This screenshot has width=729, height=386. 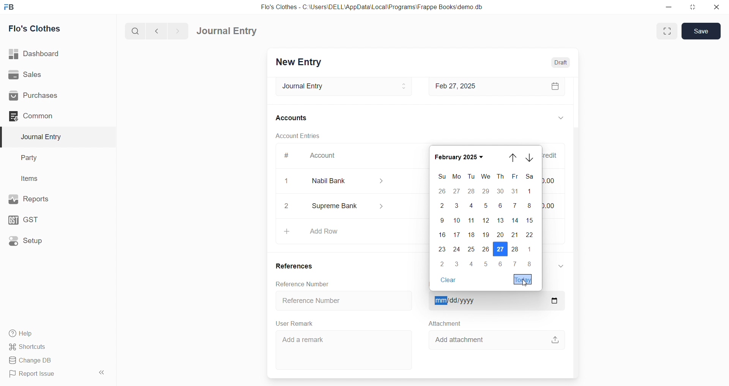 What do you see at coordinates (227, 31) in the screenshot?
I see `Journal Entry` at bounding box center [227, 31].